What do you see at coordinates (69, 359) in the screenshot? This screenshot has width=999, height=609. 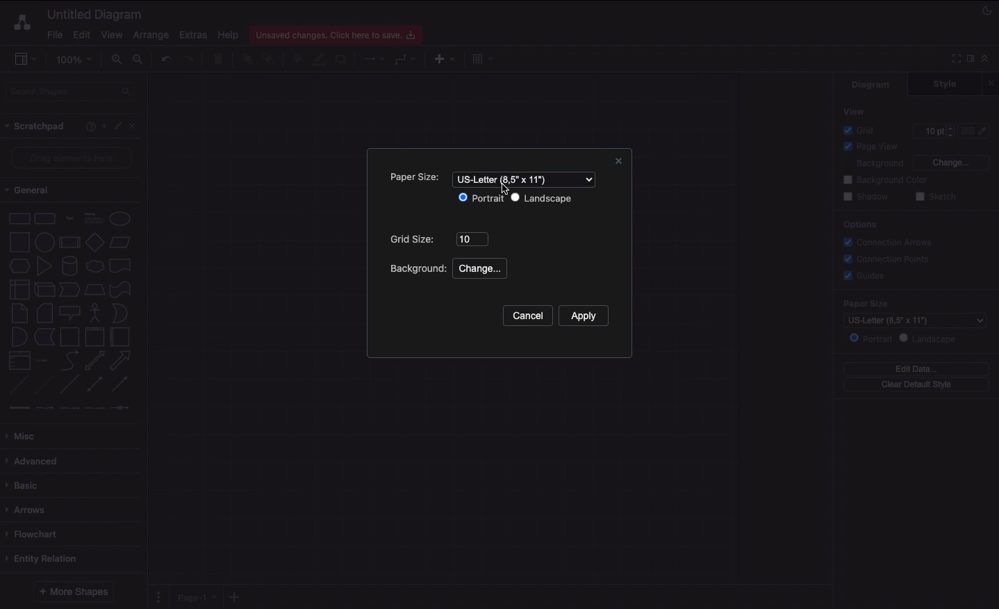 I see `Curved arrow` at bounding box center [69, 359].